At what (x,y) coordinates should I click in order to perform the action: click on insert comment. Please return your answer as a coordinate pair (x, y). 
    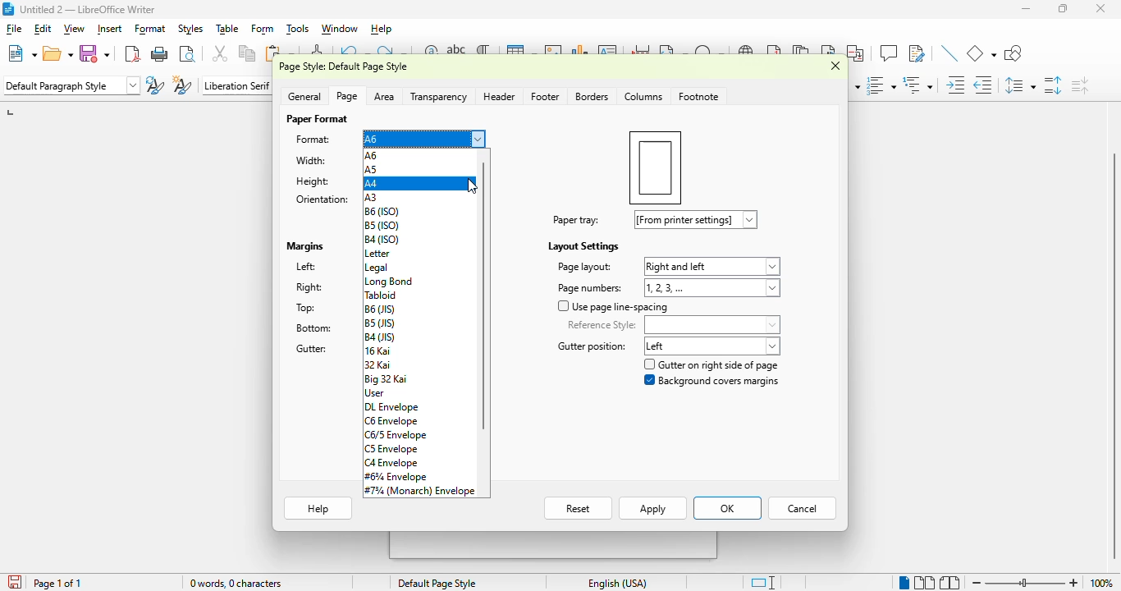
    Looking at the image, I should click on (889, 53).